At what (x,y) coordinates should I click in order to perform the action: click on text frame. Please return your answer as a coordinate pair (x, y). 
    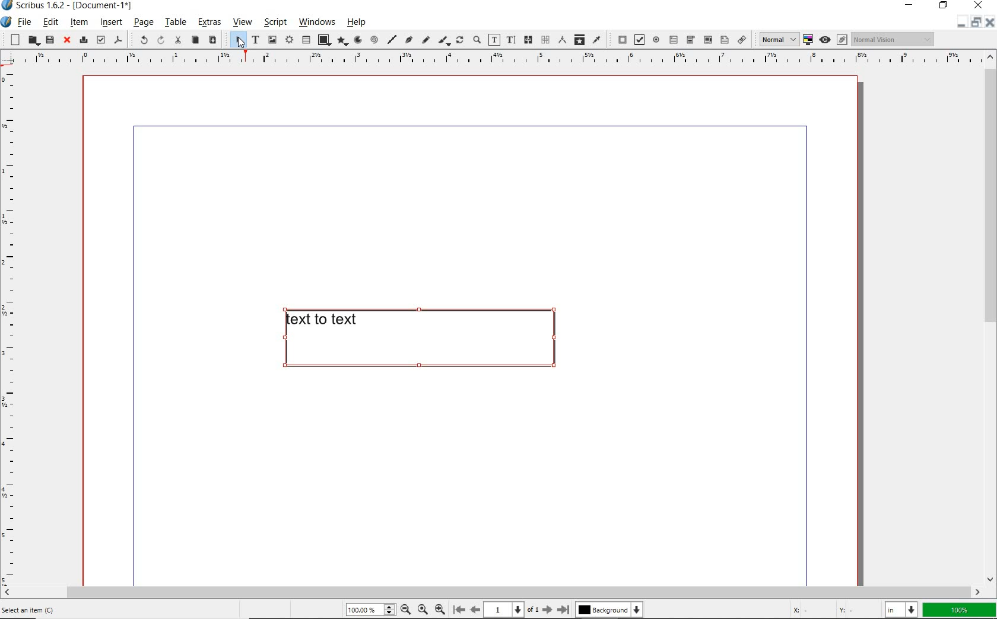
    Looking at the image, I should click on (255, 40).